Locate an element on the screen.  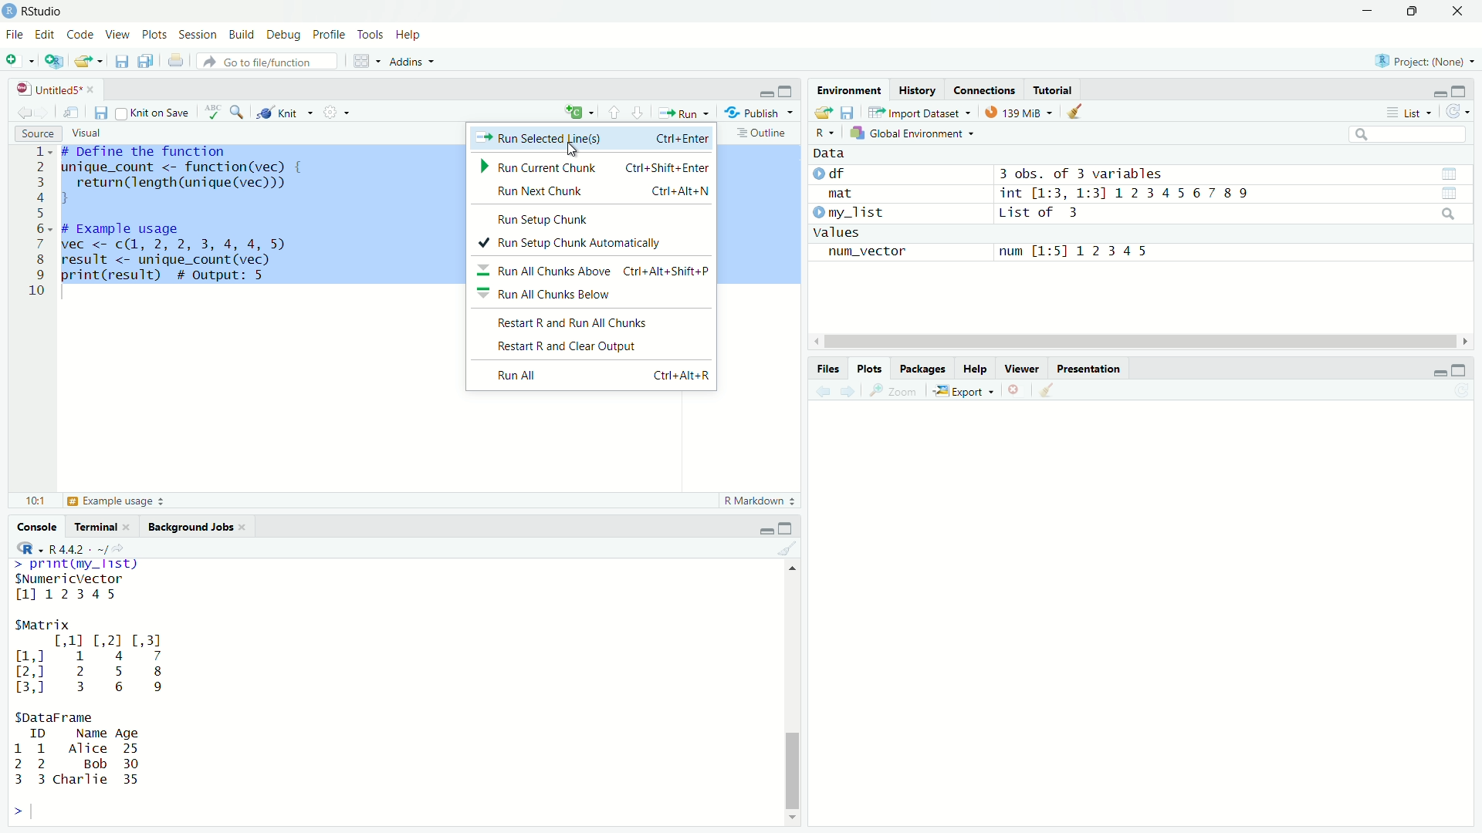
check spelling is located at coordinates (215, 113).